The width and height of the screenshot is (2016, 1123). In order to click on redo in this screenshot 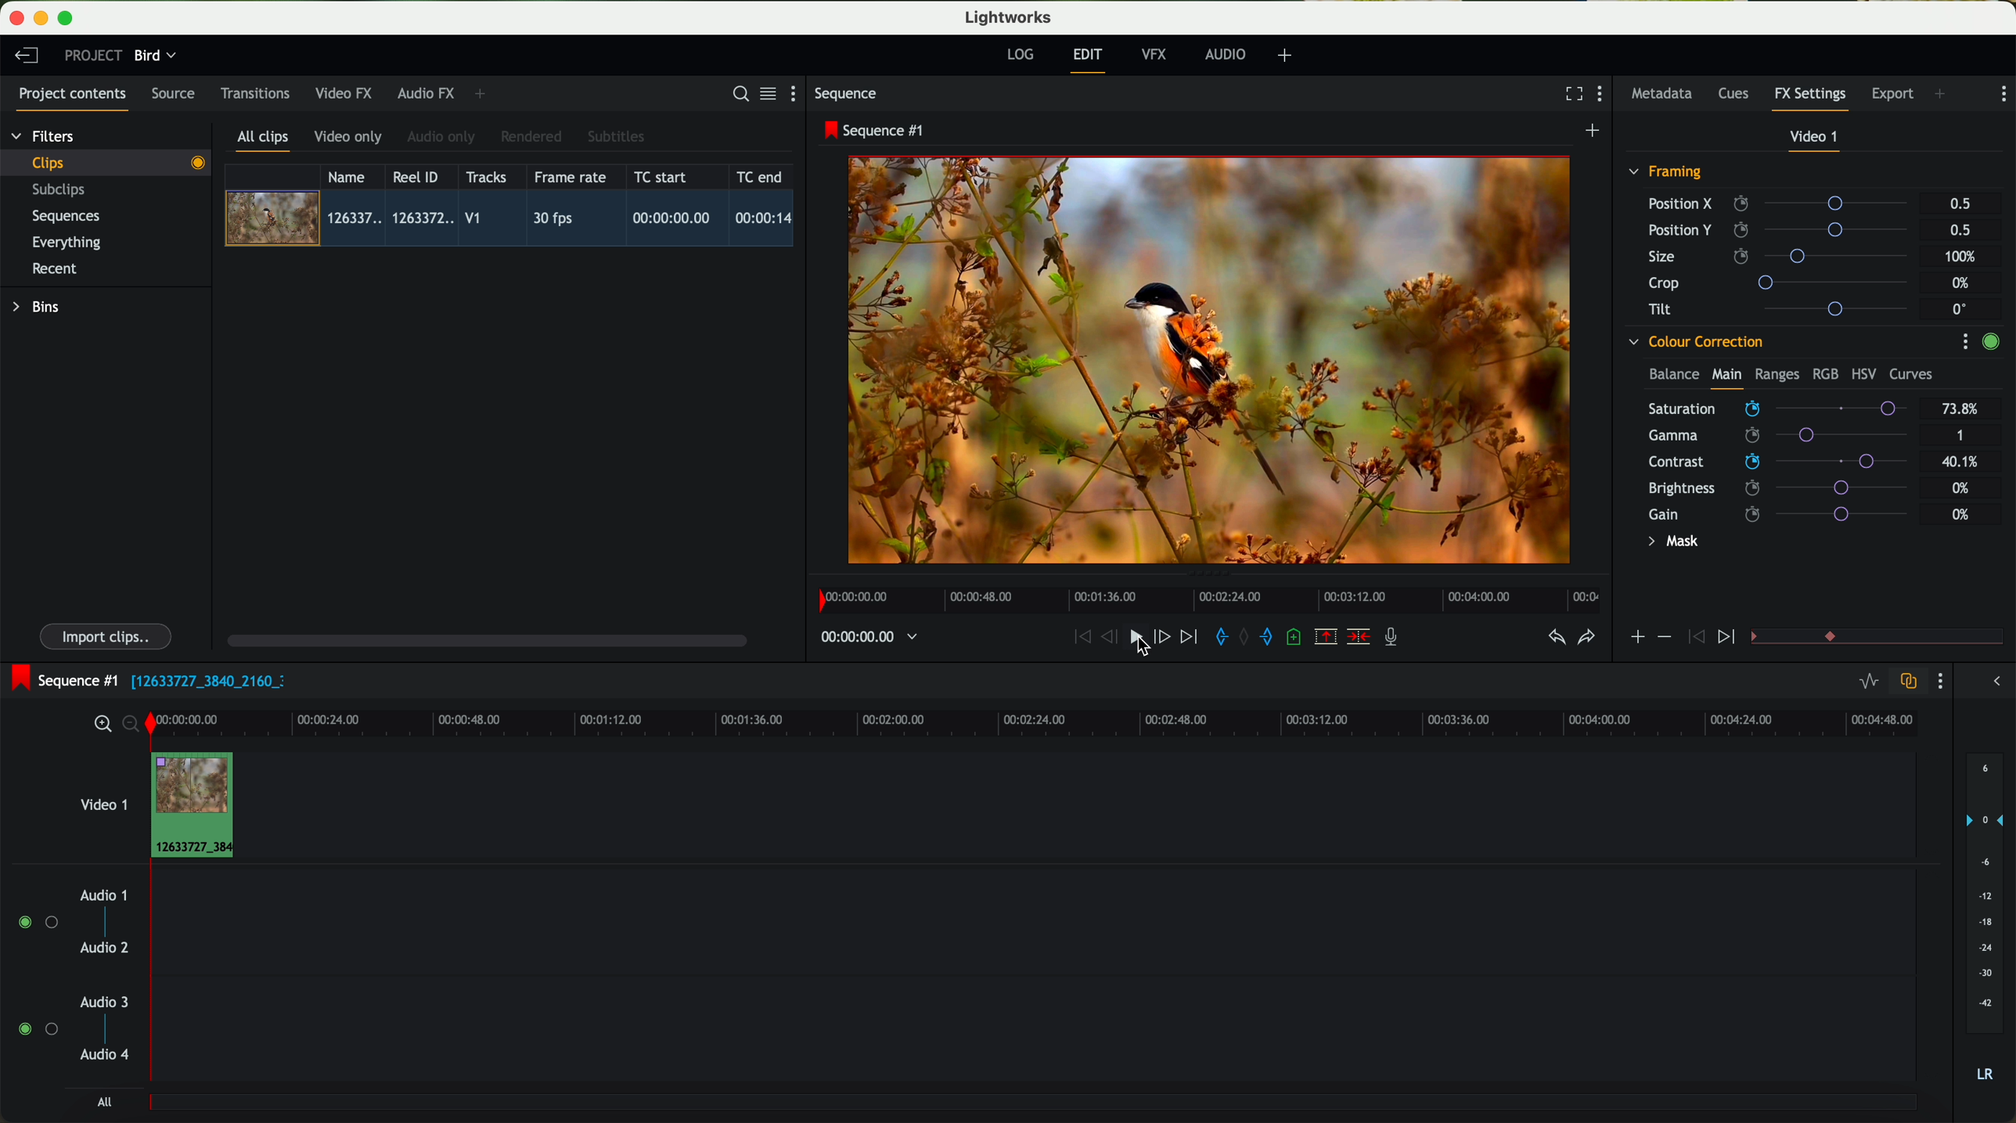, I will do `click(1586, 639)`.